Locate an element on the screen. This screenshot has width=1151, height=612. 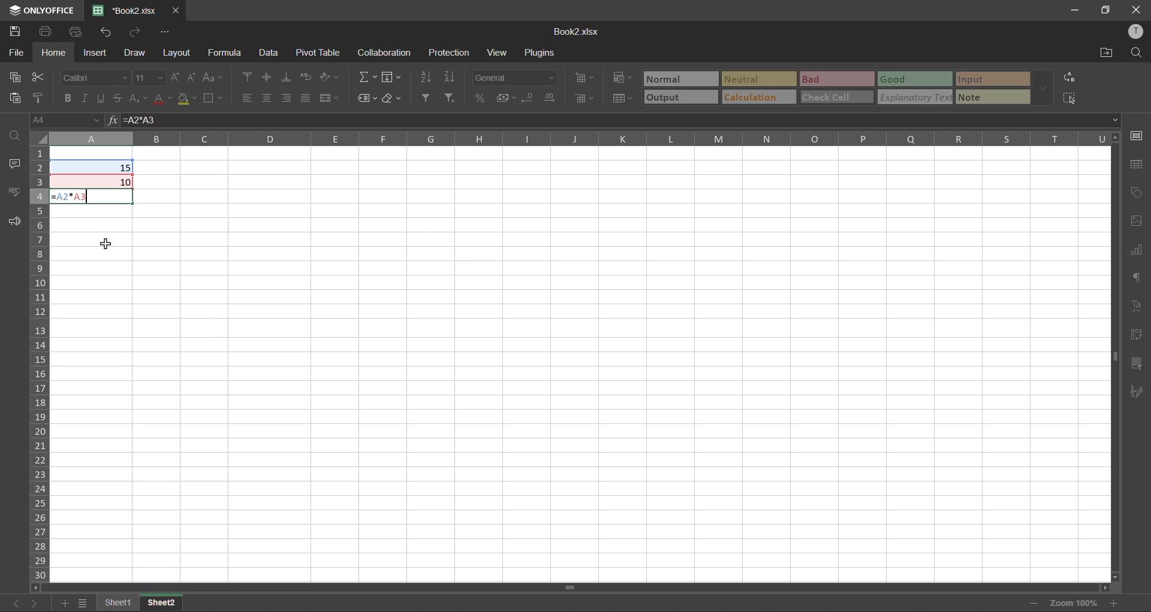
note is located at coordinates (992, 96).